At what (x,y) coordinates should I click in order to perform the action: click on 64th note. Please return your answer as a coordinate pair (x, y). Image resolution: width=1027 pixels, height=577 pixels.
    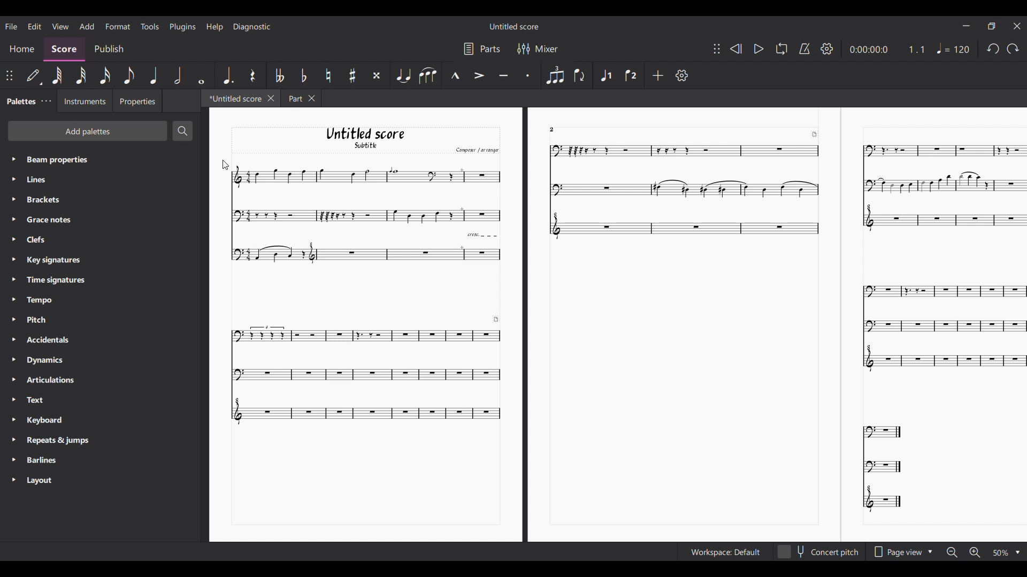
    Looking at the image, I should click on (59, 76).